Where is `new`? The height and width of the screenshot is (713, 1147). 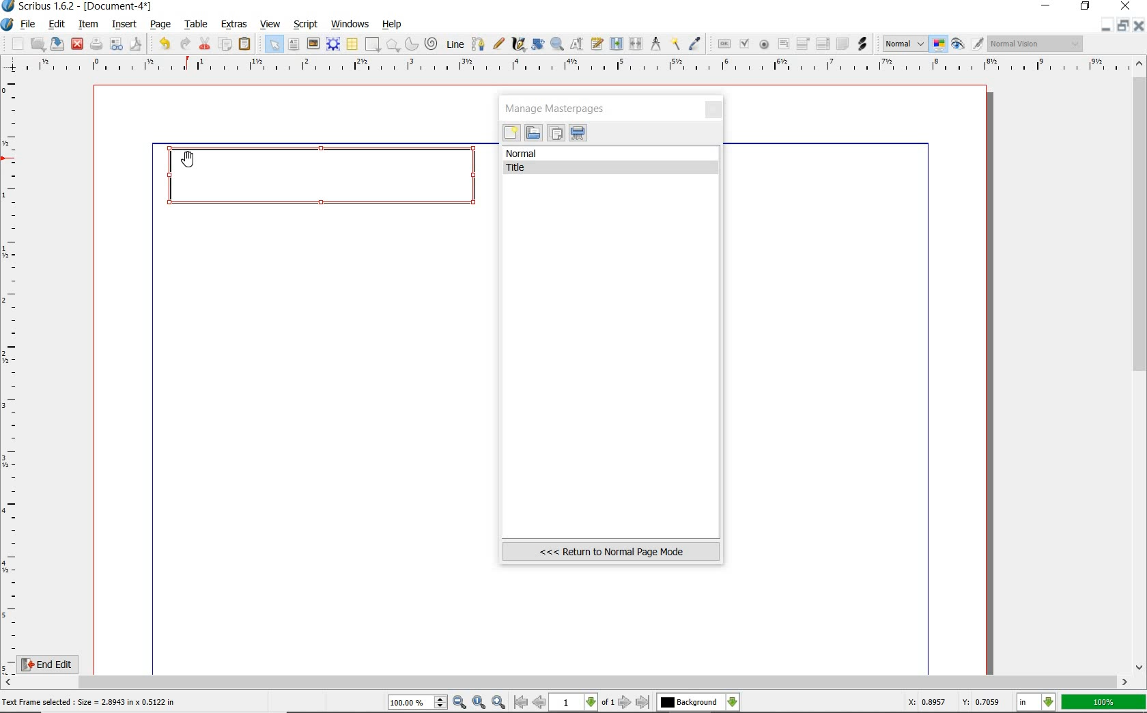 new is located at coordinates (511, 135).